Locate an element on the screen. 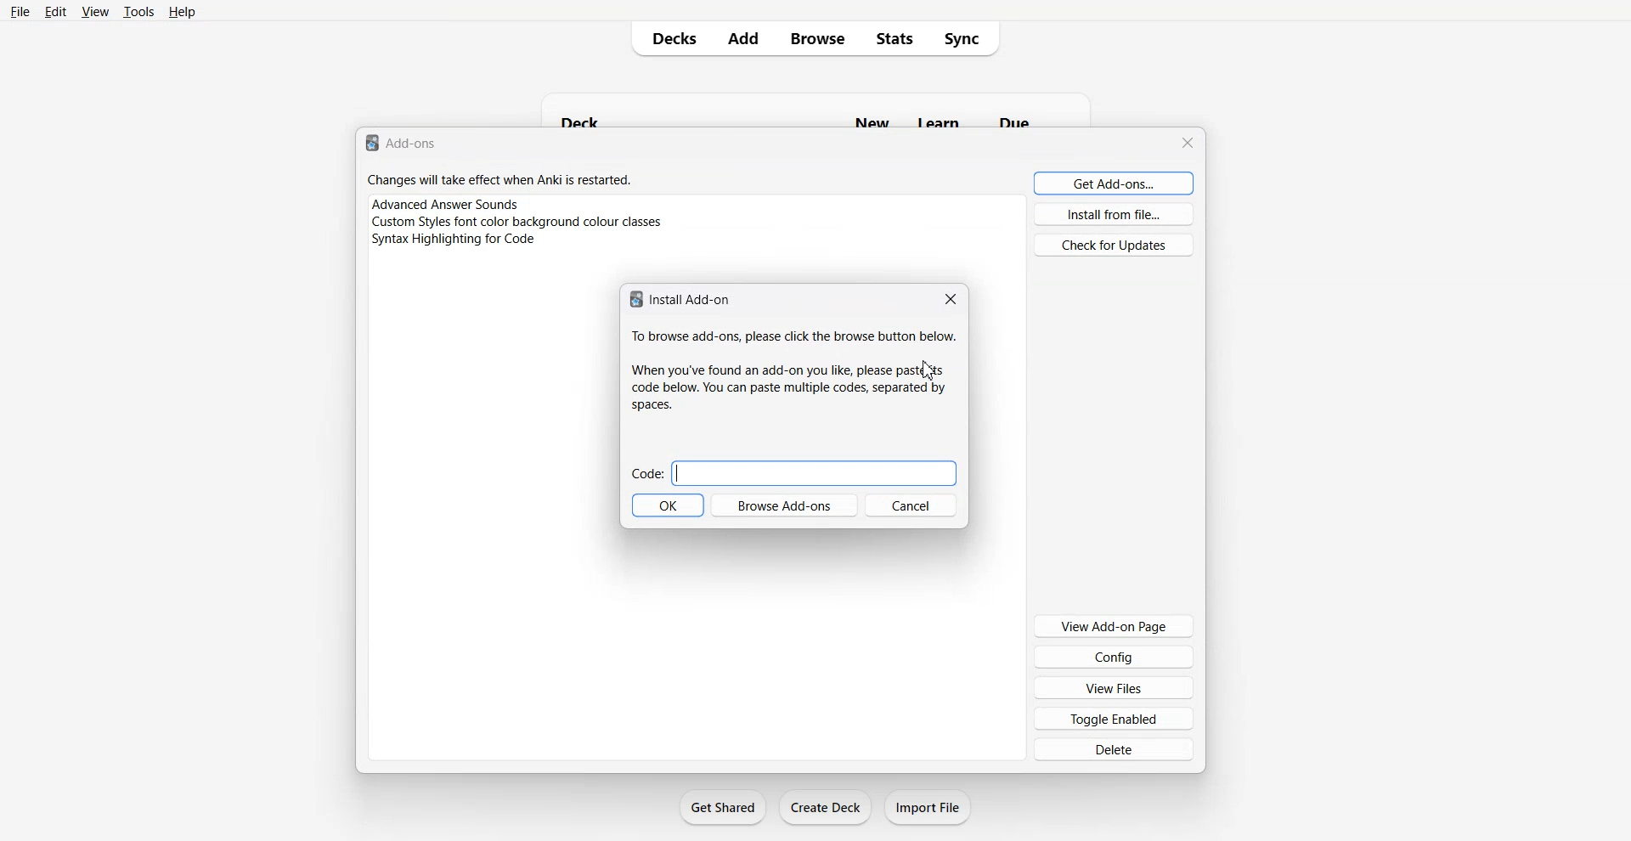 This screenshot has width=1631, height=841. Get Shared is located at coordinates (724, 807).